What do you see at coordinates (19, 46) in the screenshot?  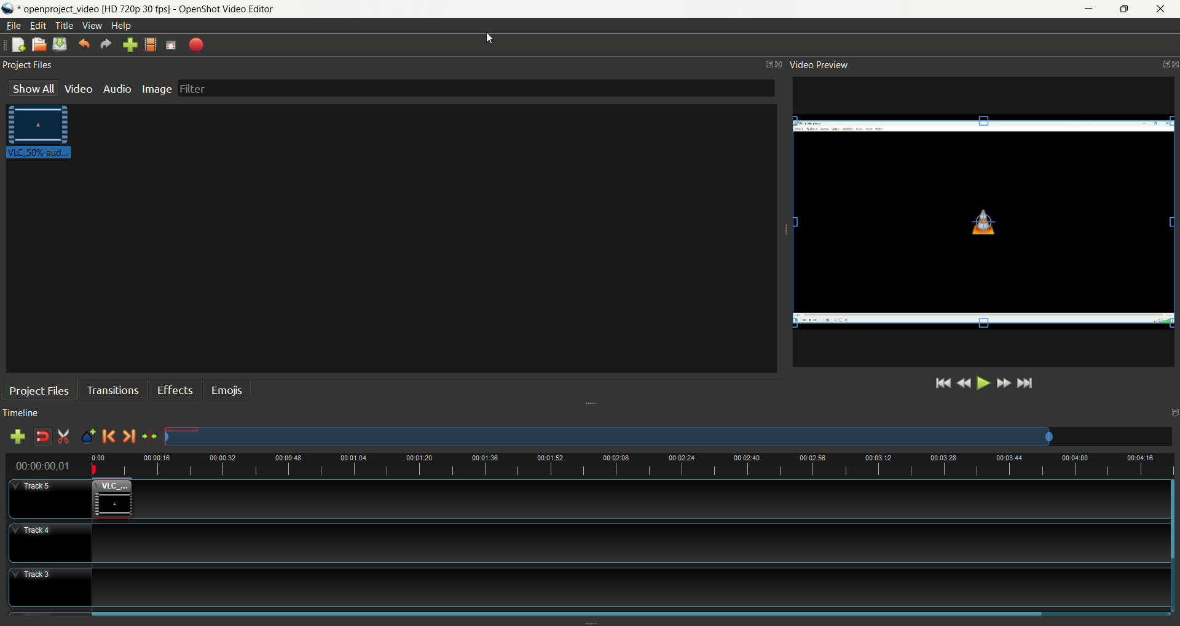 I see `new project` at bounding box center [19, 46].